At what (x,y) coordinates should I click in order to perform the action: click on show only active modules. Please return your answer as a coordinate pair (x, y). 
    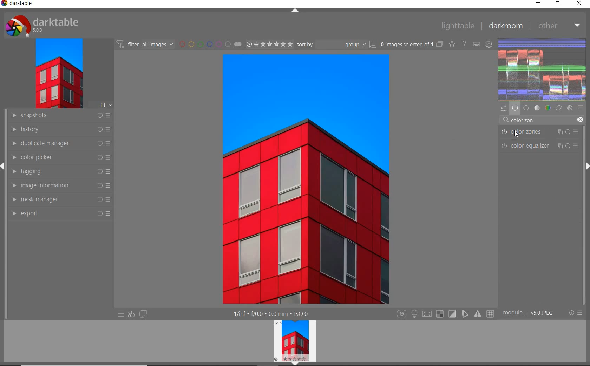
    Looking at the image, I should click on (515, 108).